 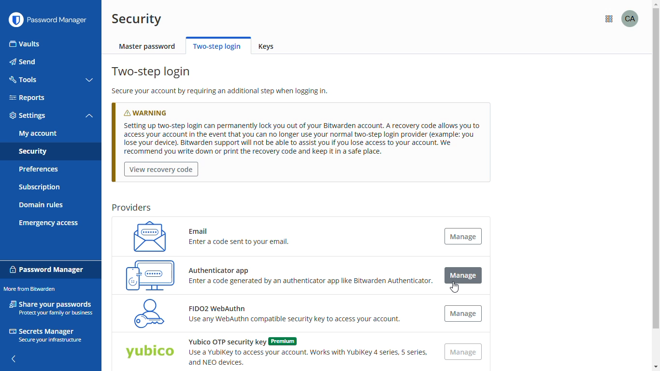 What do you see at coordinates (161, 170) in the screenshot?
I see `view recovery code` at bounding box center [161, 170].